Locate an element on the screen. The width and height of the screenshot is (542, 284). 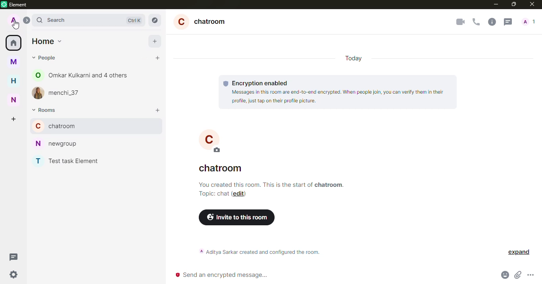
newgroup is located at coordinates (58, 144).